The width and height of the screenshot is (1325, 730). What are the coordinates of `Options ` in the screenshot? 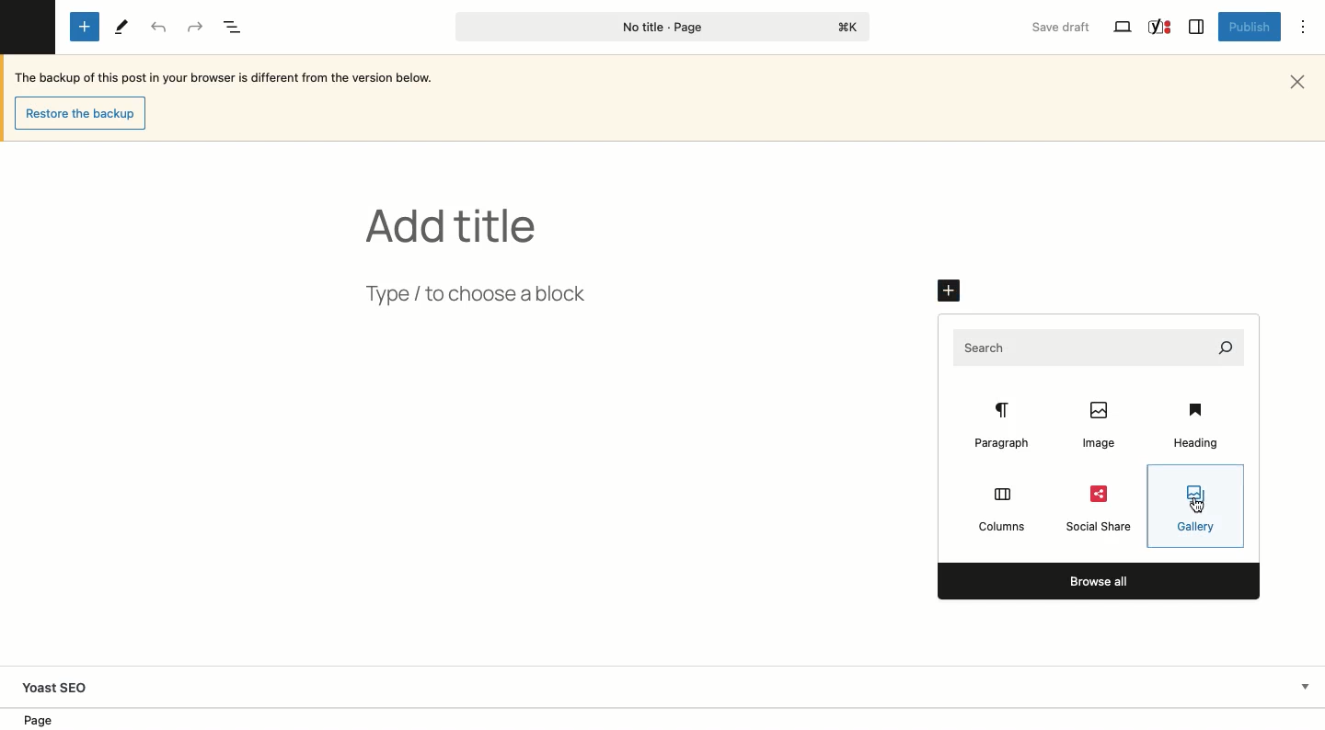 It's located at (1304, 29).